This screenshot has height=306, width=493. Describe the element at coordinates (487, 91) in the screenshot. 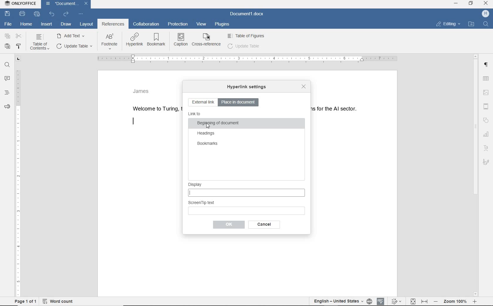

I see `image` at that location.